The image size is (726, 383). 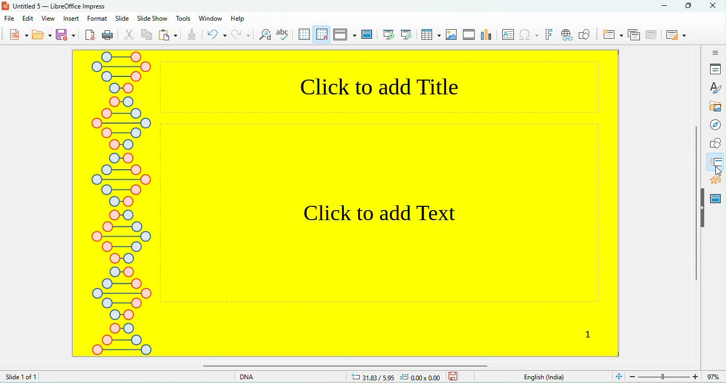 What do you see at coordinates (342, 36) in the screenshot?
I see `display view` at bounding box center [342, 36].